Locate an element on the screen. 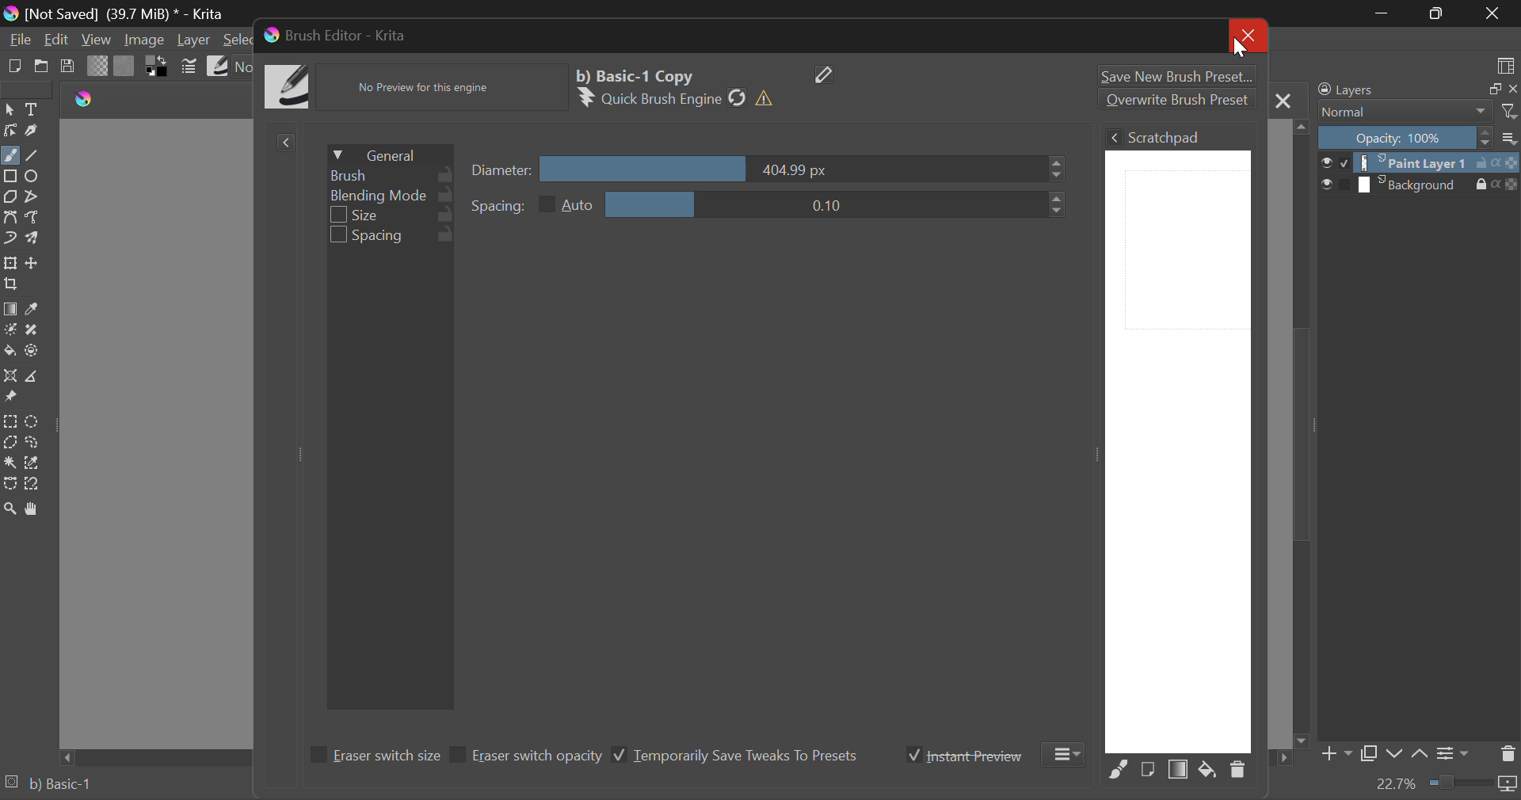 The width and height of the screenshot is (1521, 800). More Options is located at coordinates (1066, 754).